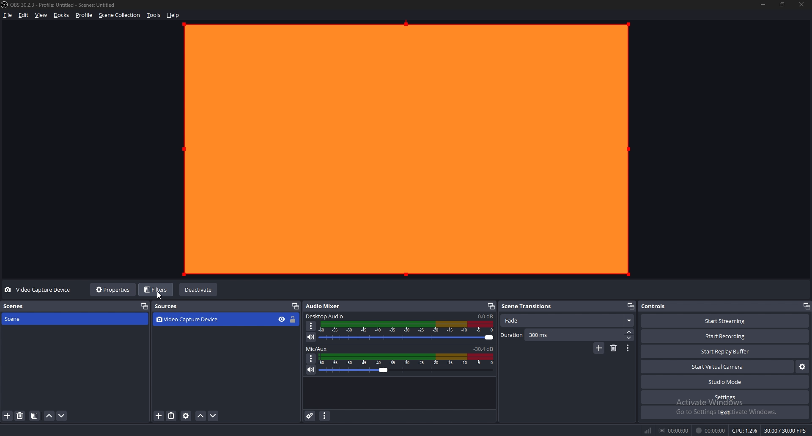 The image size is (812, 436). What do you see at coordinates (806, 306) in the screenshot?
I see `pop out` at bounding box center [806, 306].